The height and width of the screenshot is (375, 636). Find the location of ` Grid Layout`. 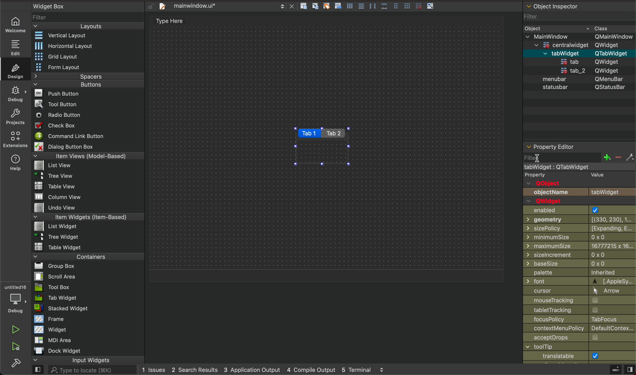

 Grid Layout is located at coordinates (54, 56).